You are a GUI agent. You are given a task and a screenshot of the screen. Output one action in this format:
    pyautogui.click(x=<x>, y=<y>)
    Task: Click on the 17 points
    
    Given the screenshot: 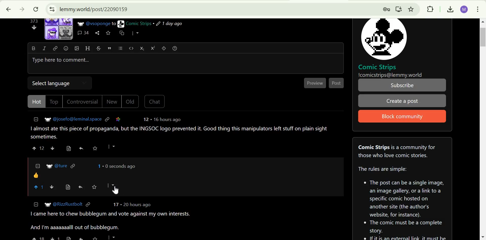 What is the action you would take?
    pyautogui.click(x=116, y=204)
    